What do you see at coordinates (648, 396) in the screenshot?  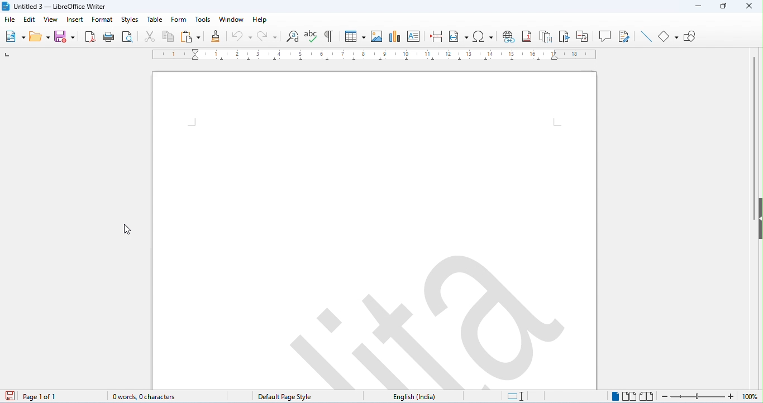 I see `bookview` at bounding box center [648, 396].